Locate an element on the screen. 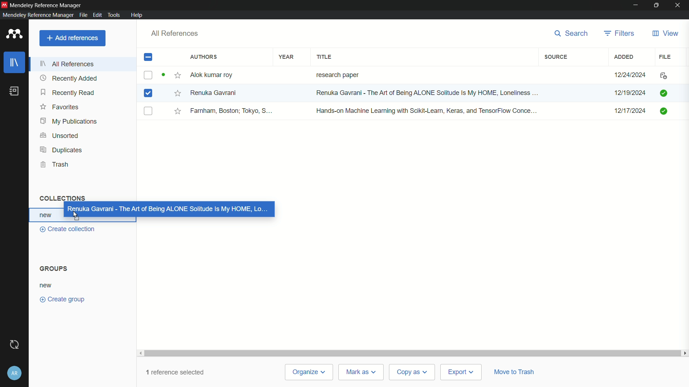  close app is located at coordinates (679, 5).